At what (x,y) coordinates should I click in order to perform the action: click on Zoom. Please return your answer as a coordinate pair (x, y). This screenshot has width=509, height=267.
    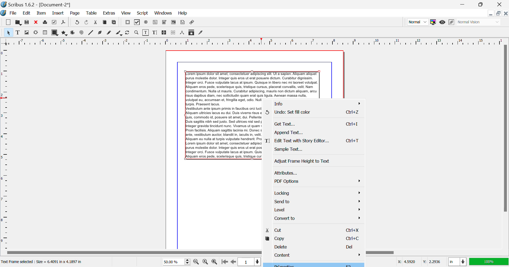
    Looking at the image, I should click on (137, 33).